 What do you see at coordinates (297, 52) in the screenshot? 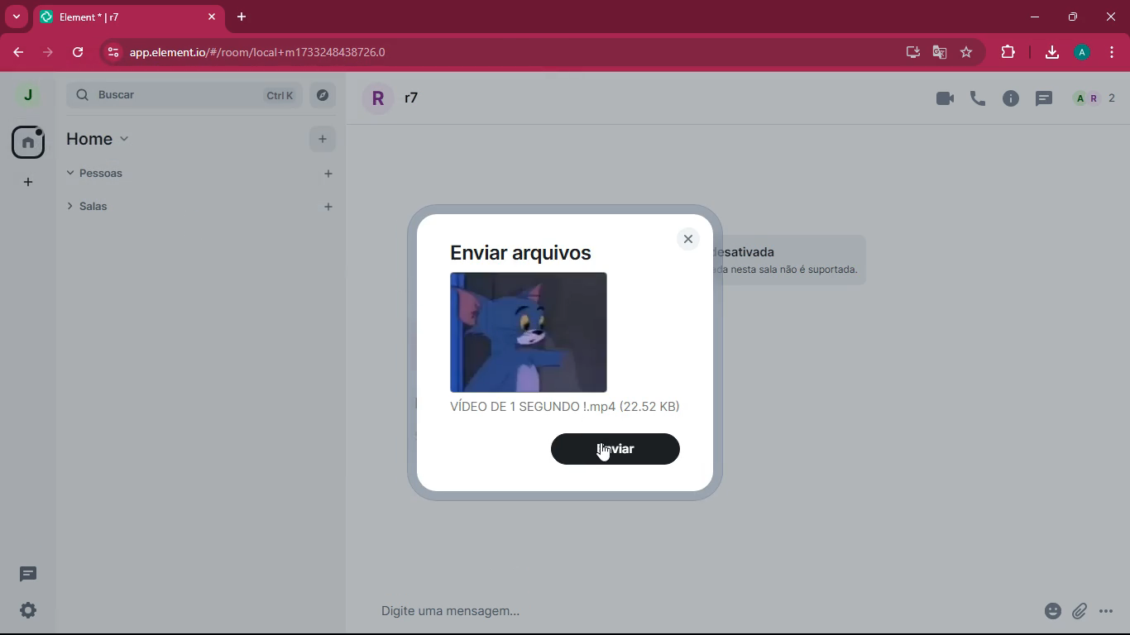
I see `app.element.io/#/room/local+m1733248438726.0` at bounding box center [297, 52].